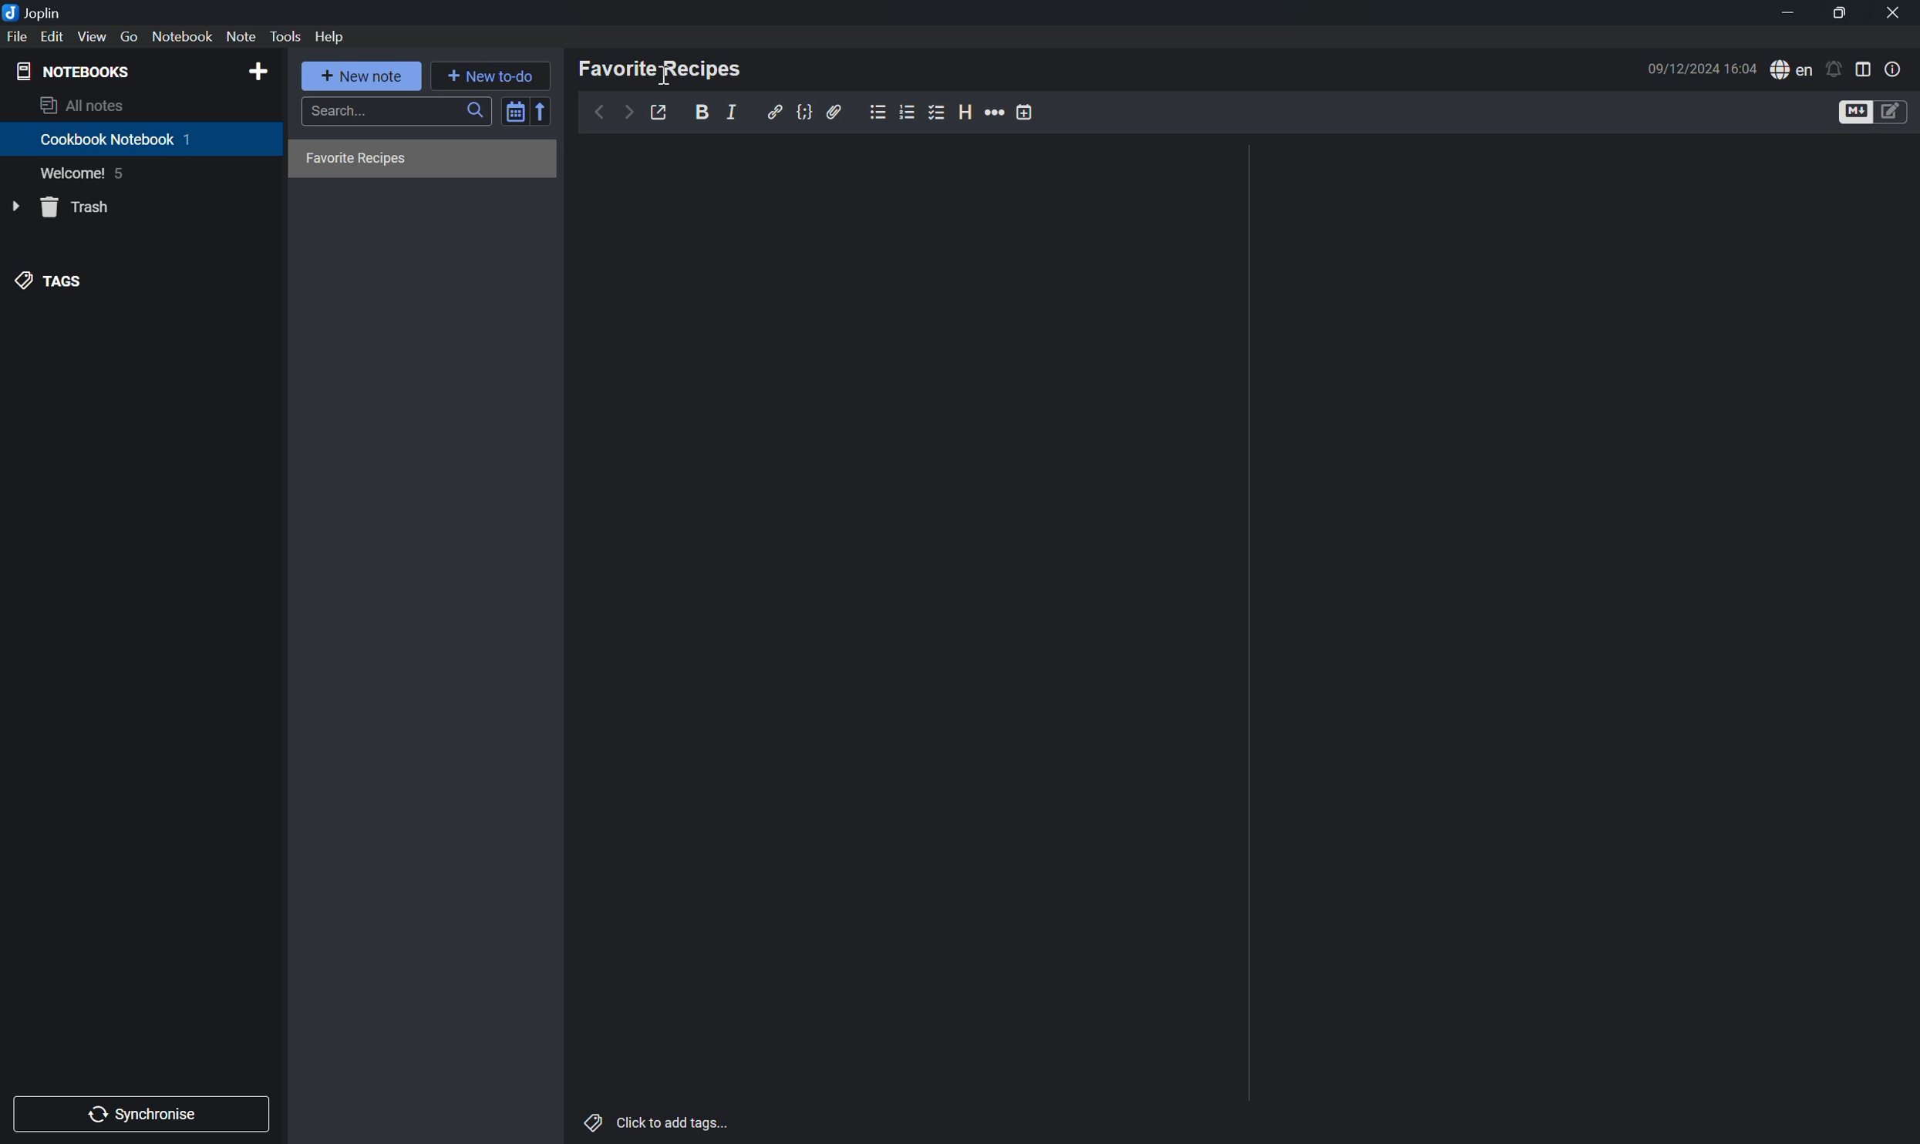  I want to click on Numbered list, so click(906, 110).